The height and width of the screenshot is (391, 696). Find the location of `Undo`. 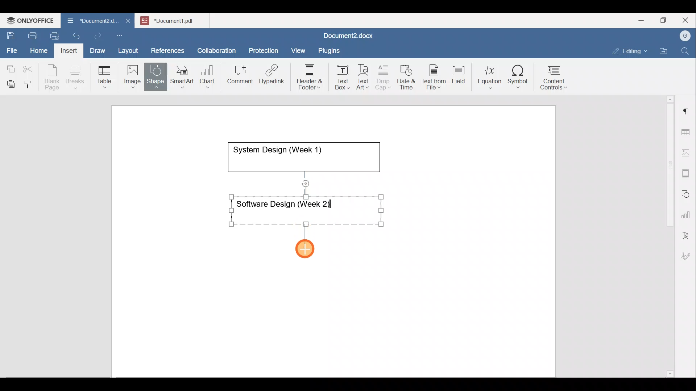

Undo is located at coordinates (75, 35).